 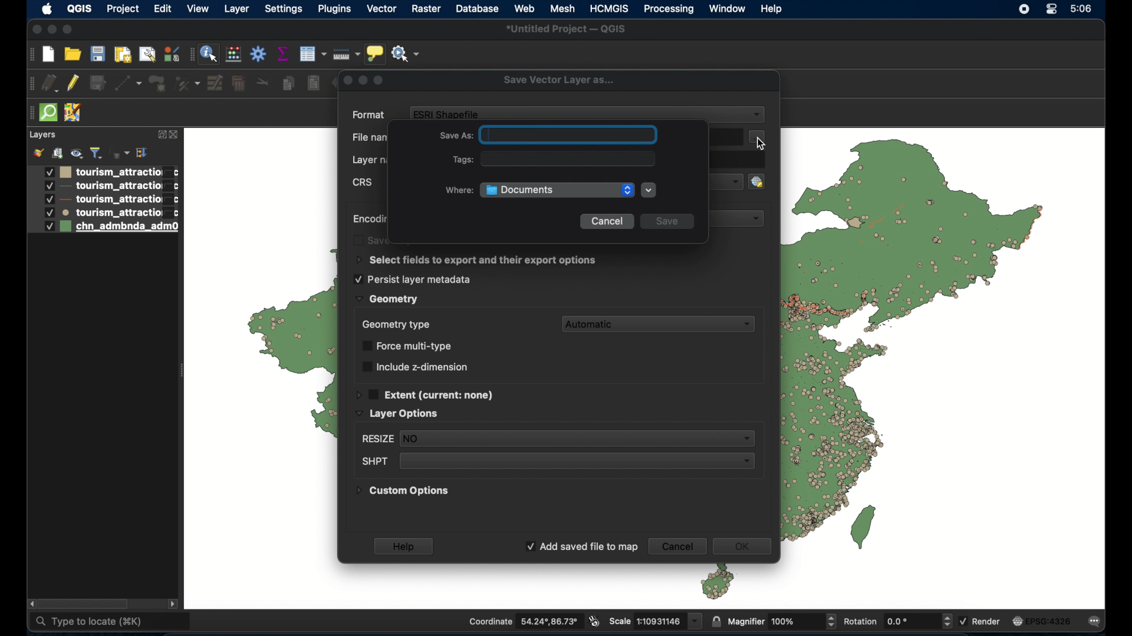 What do you see at coordinates (426, 9) in the screenshot?
I see `raster` at bounding box center [426, 9].